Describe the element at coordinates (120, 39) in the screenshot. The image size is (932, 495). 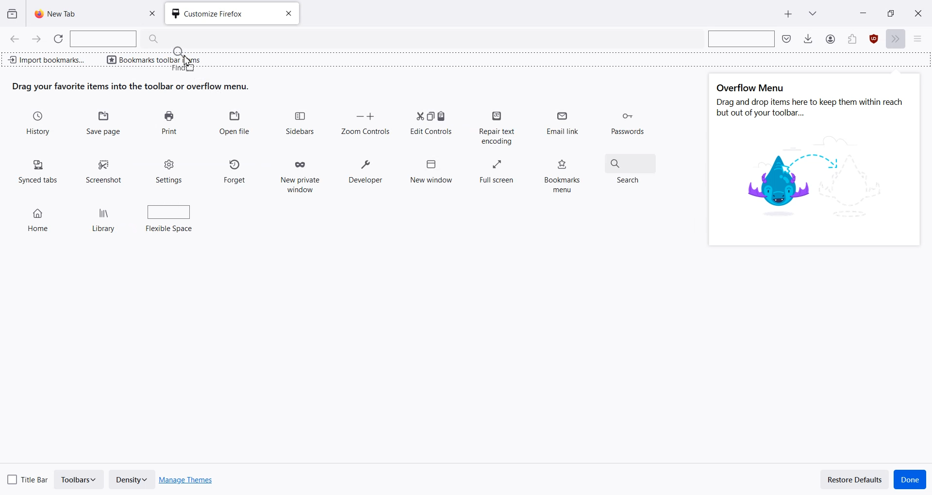
I see `Search Bar` at that location.